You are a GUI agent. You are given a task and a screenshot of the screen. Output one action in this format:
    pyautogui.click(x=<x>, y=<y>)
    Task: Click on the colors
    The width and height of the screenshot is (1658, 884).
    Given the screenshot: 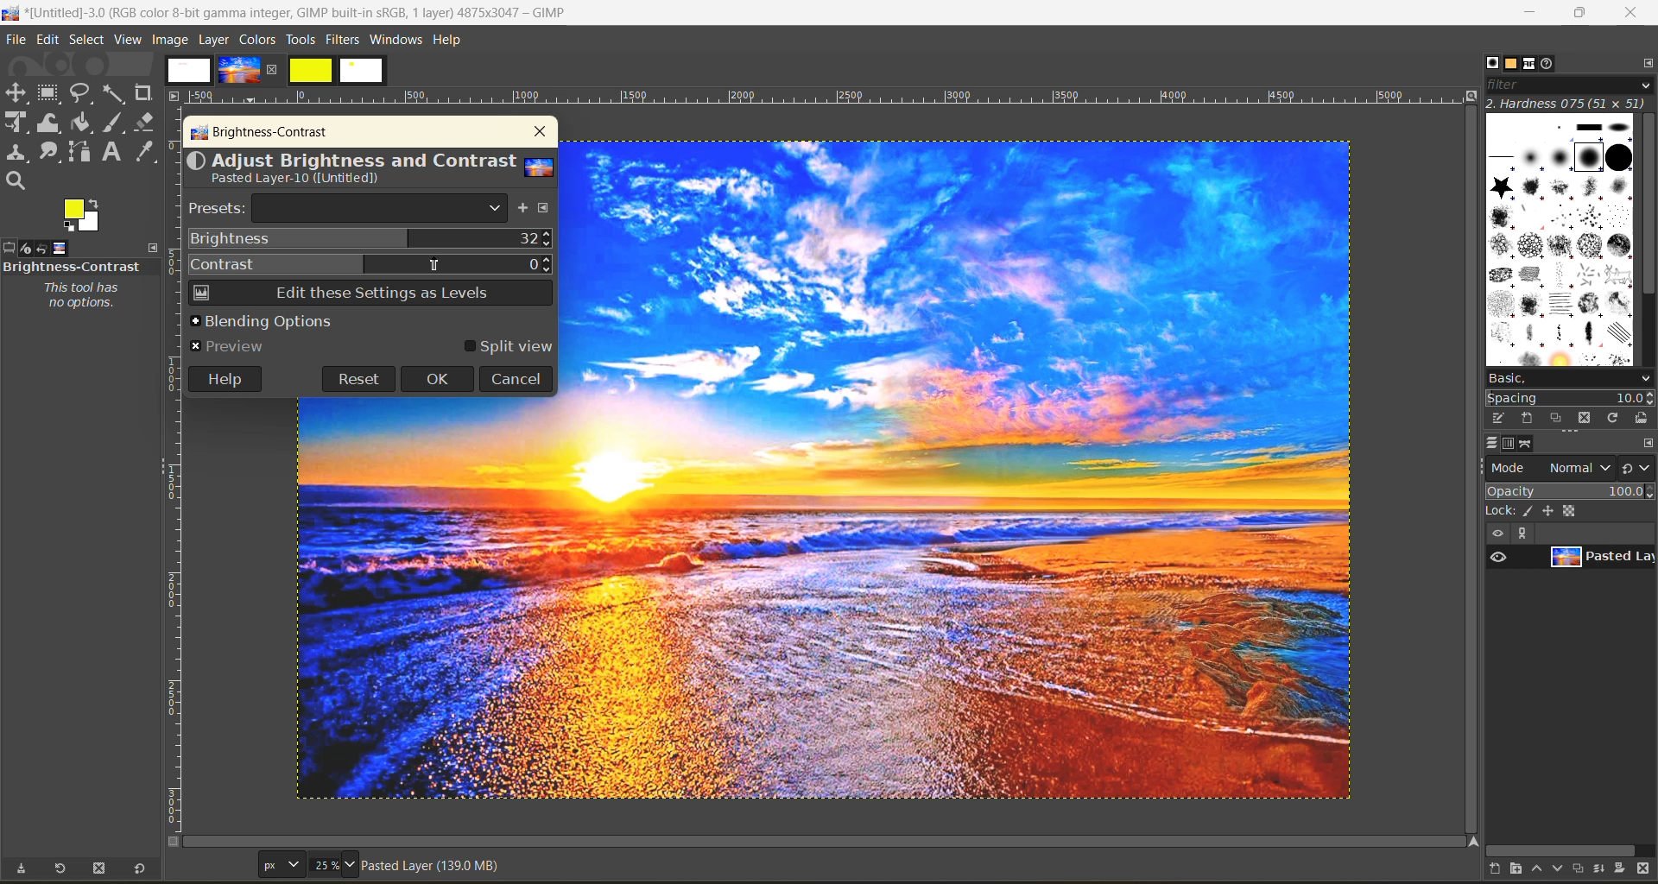 What is the action you would take?
    pyautogui.click(x=258, y=39)
    